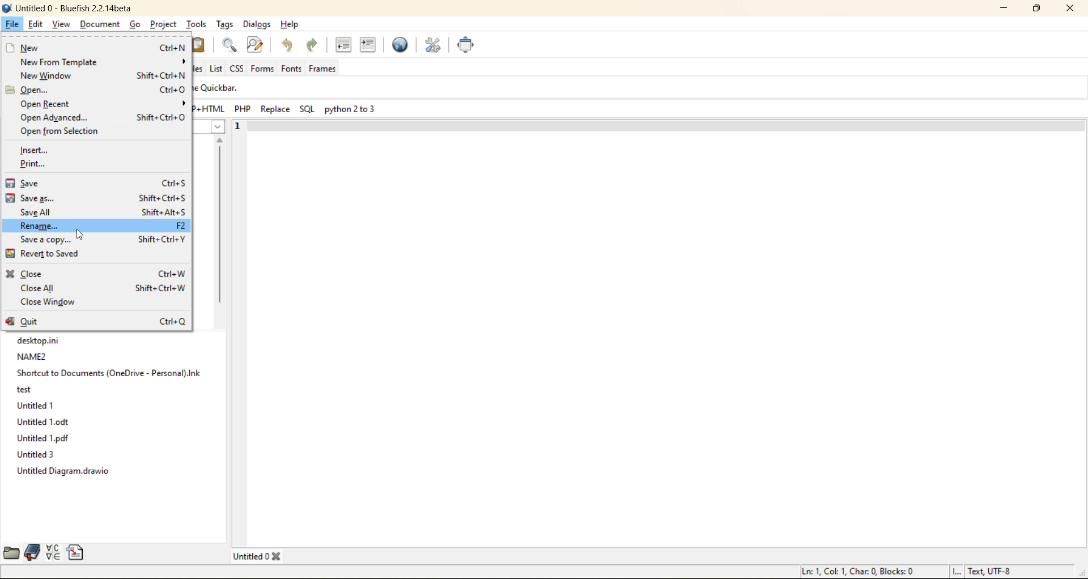 Image resolution: width=1088 pixels, height=579 pixels. I want to click on close, so click(36, 271).